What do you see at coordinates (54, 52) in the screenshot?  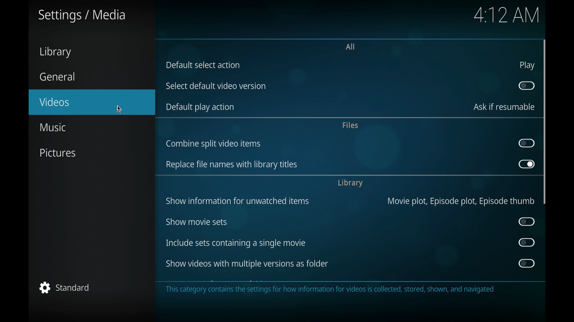 I see `library` at bounding box center [54, 52].